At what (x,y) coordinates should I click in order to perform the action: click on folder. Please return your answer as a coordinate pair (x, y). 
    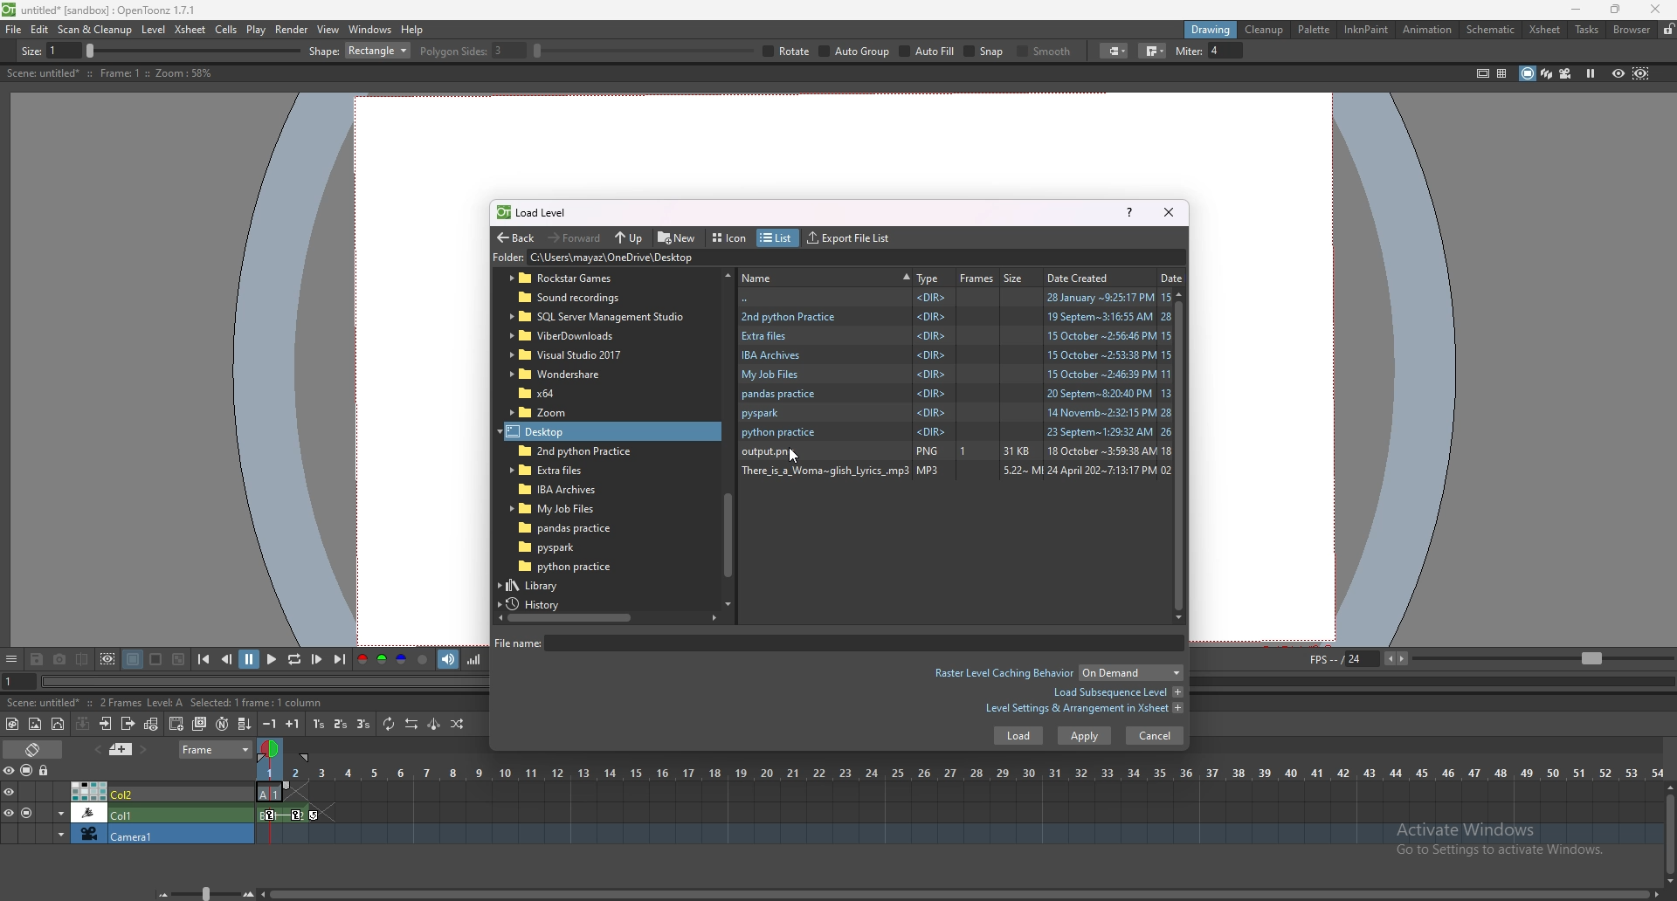
    Looking at the image, I should click on (556, 413).